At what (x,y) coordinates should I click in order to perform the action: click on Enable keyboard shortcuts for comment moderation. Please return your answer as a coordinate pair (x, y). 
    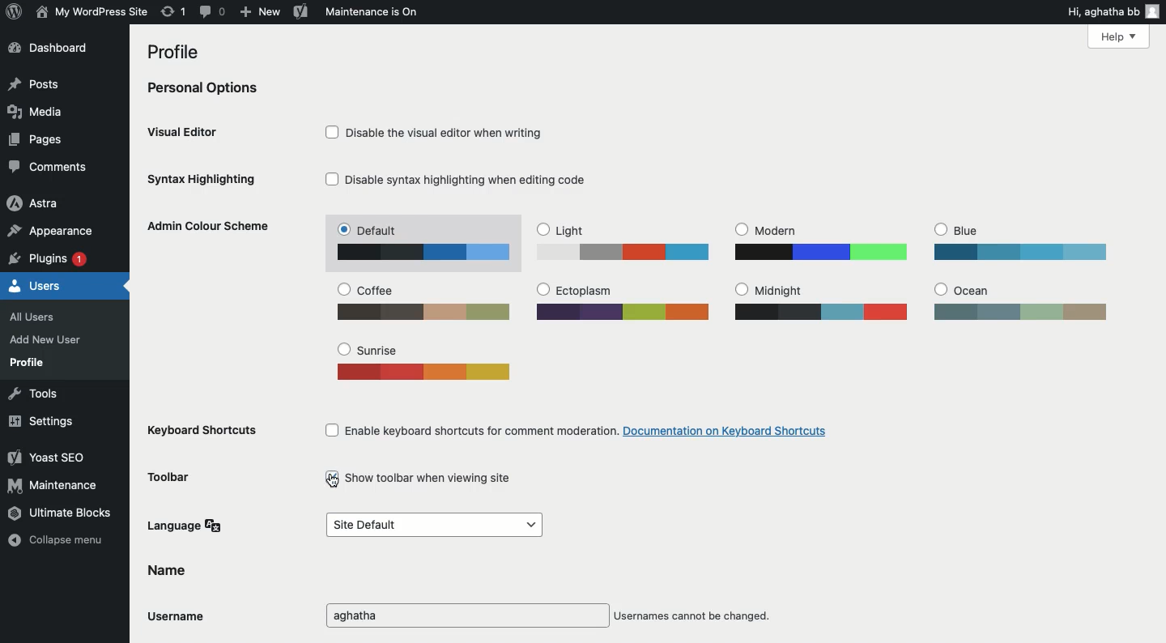
    Looking at the image, I should click on (470, 432).